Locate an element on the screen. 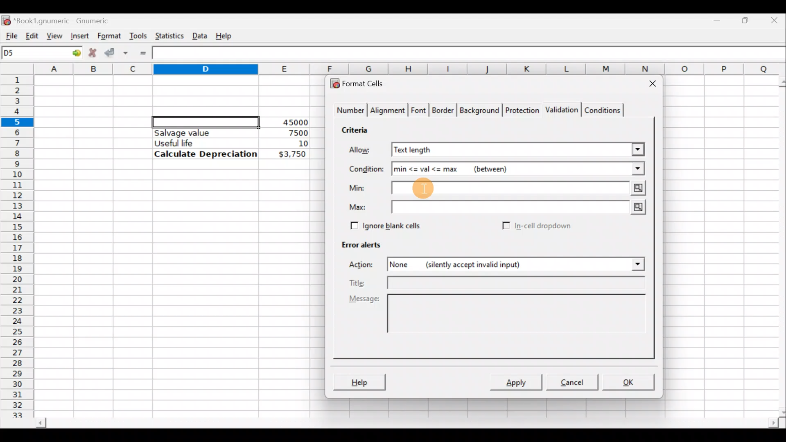 This screenshot has height=442, width=786. Rows is located at coordinates (18, 242).